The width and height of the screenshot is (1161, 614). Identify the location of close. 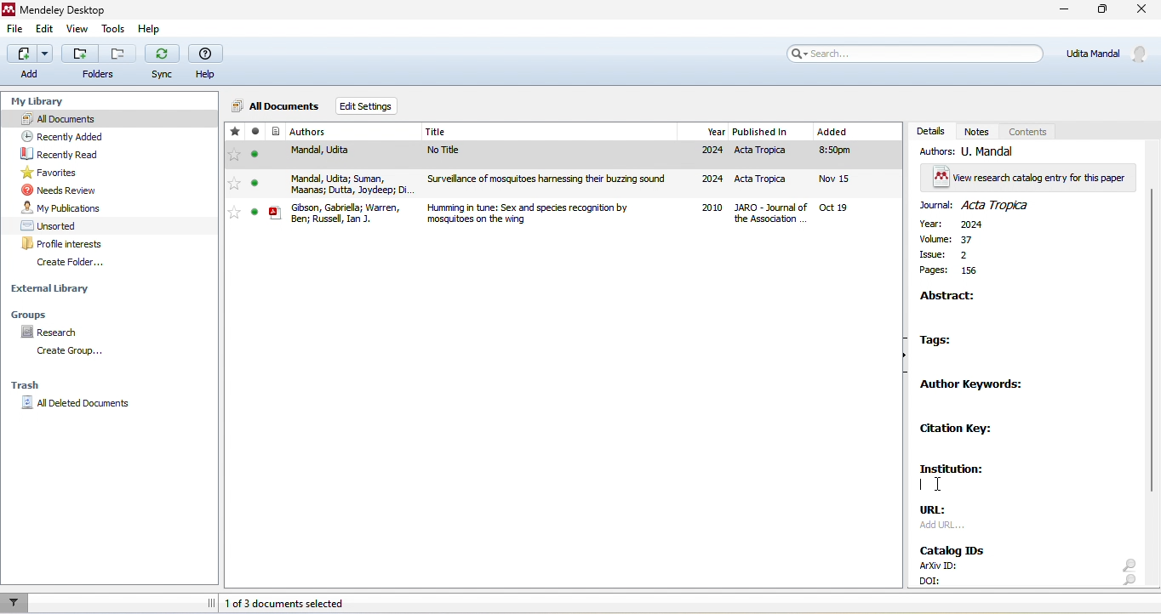
(1141, 10).